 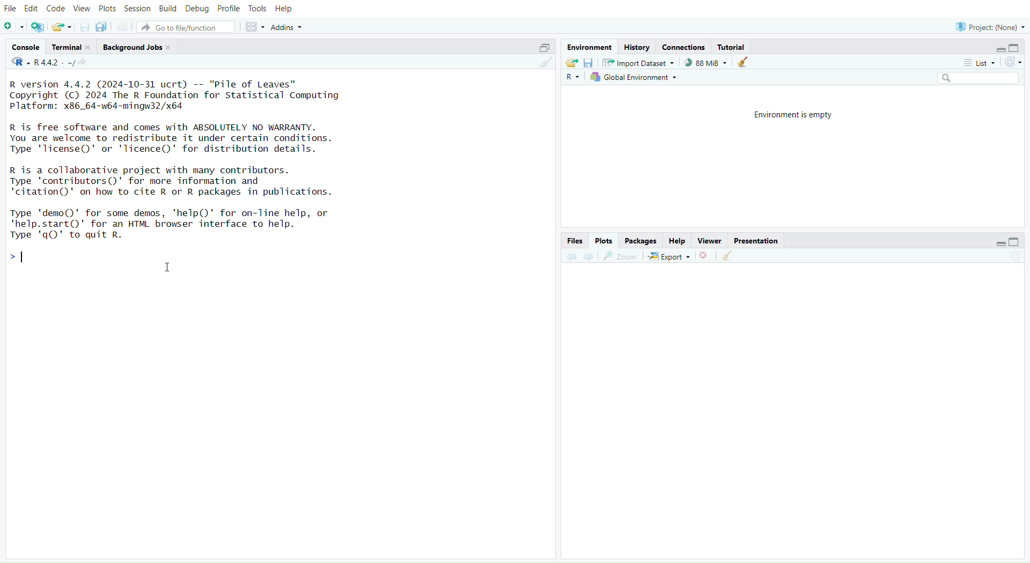 What do you see at coordinates (620, 257) in the screenshot?
I see `zoom` at bounding box center [620, 257].